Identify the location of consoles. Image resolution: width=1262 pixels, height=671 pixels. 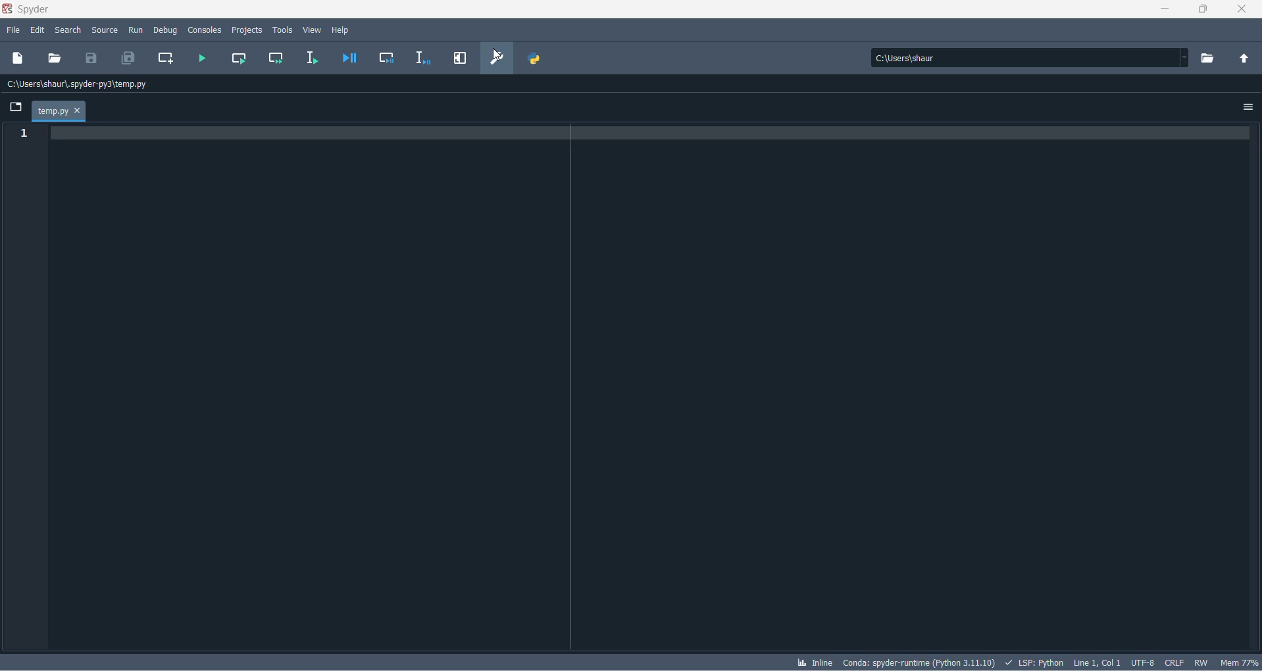
(205, 29).